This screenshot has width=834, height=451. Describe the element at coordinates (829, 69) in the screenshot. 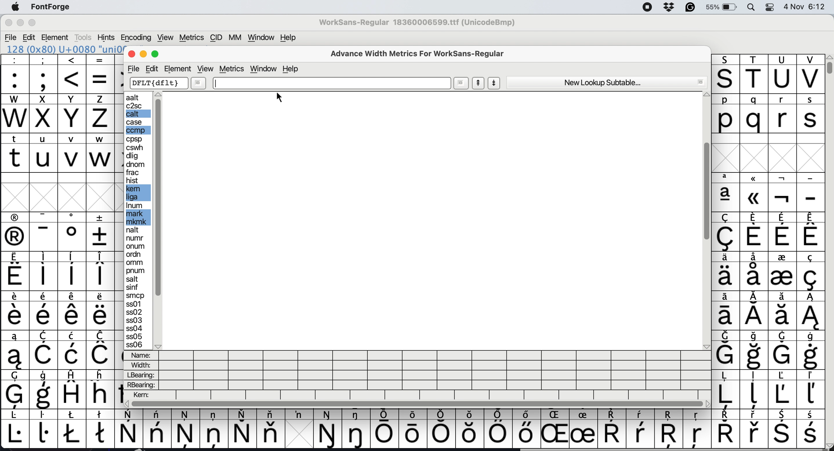

I see `vertical scroll` at that location.